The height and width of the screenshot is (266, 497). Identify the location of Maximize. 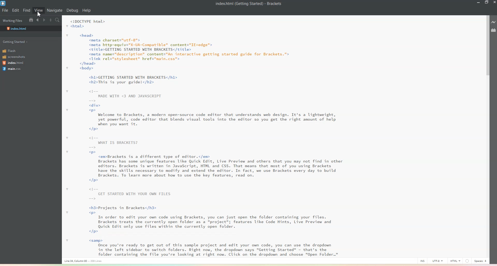
(487, 3).